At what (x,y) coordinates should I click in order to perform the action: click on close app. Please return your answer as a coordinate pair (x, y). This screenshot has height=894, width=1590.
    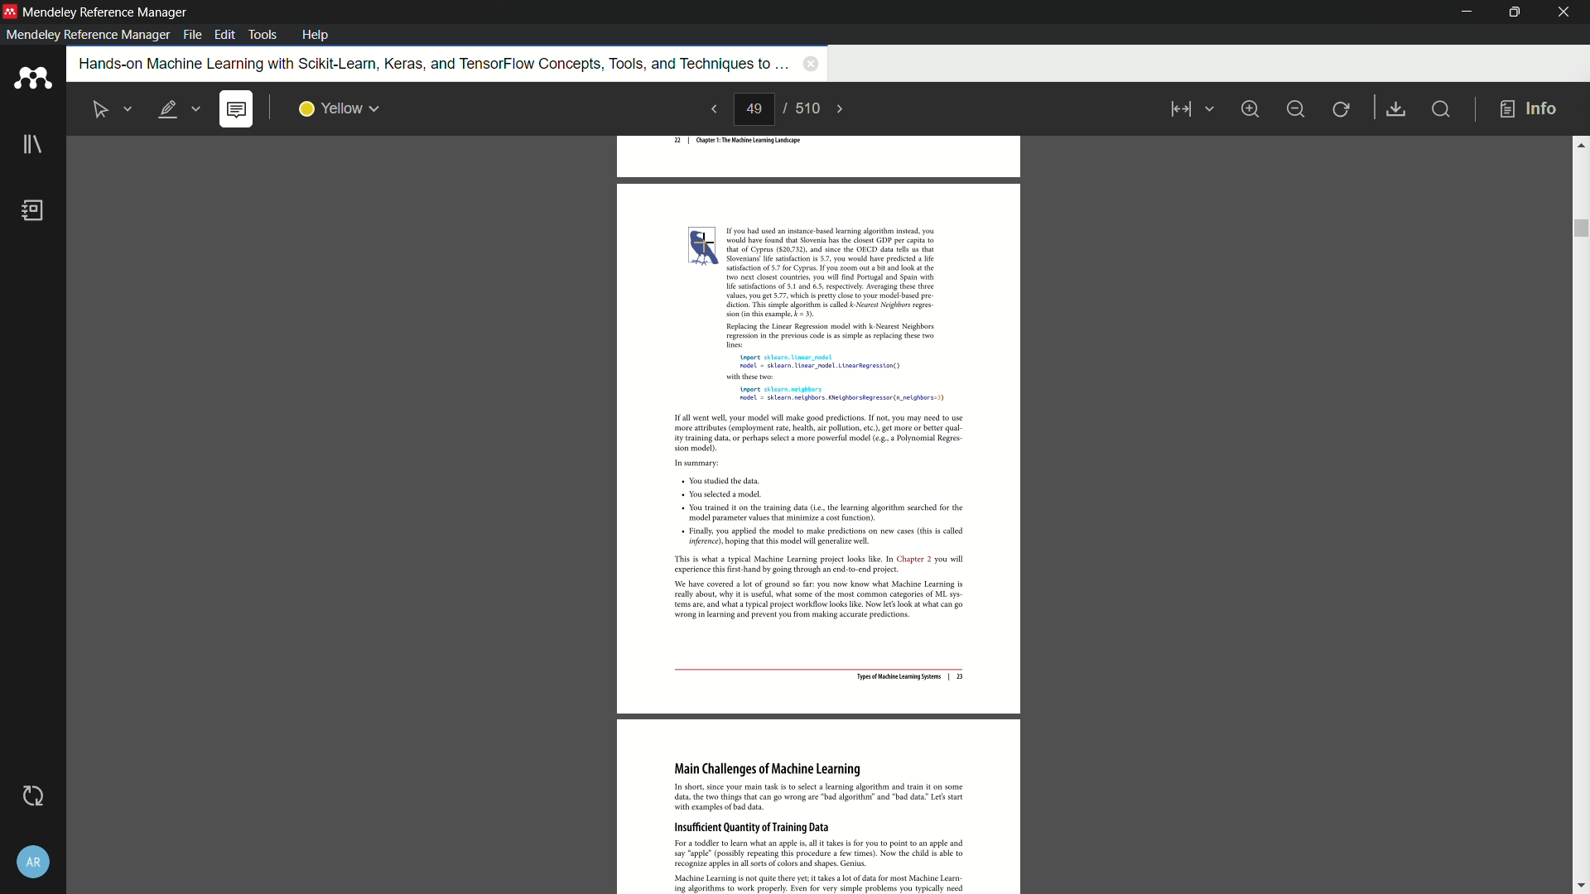
    Looking at the image, I should click on (1564, 12).